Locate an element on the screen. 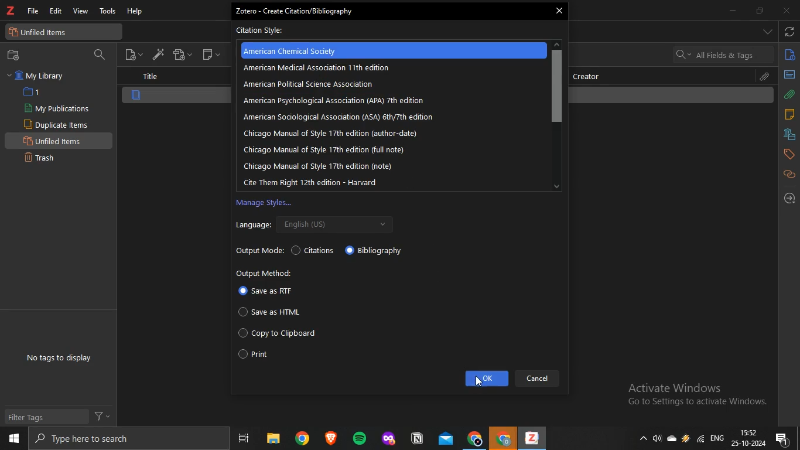 This screenshot has height=450, width=800. Filter Tags is located at coordinates (46, 417).